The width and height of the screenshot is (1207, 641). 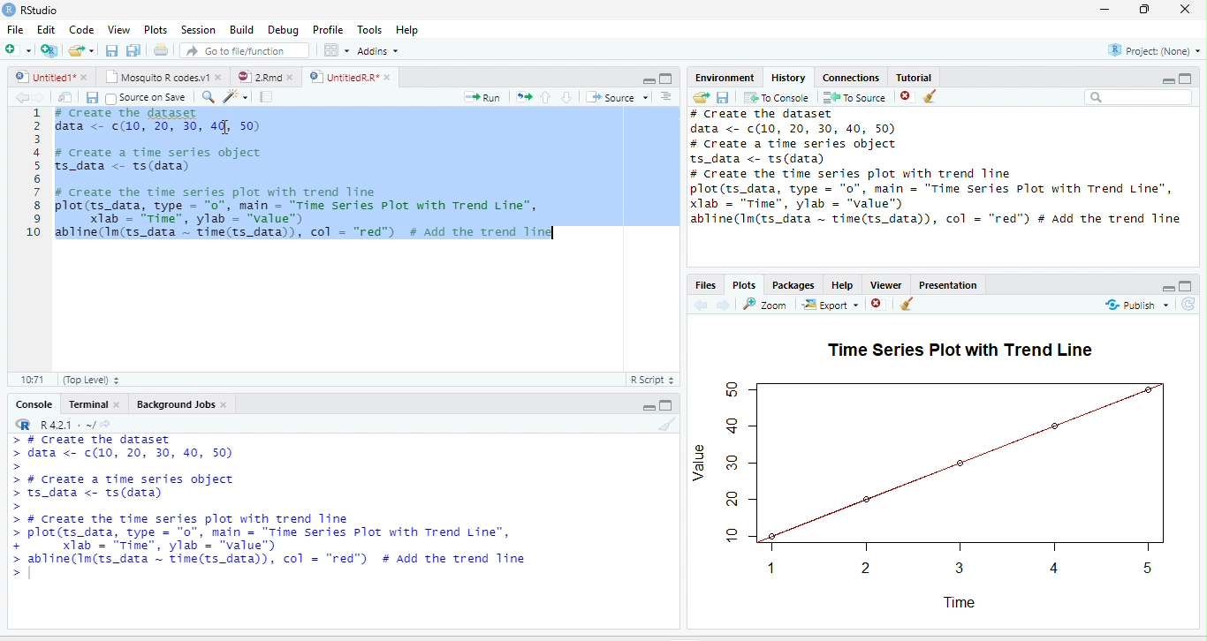 I want to click on Files, so click(x=706, y=285).